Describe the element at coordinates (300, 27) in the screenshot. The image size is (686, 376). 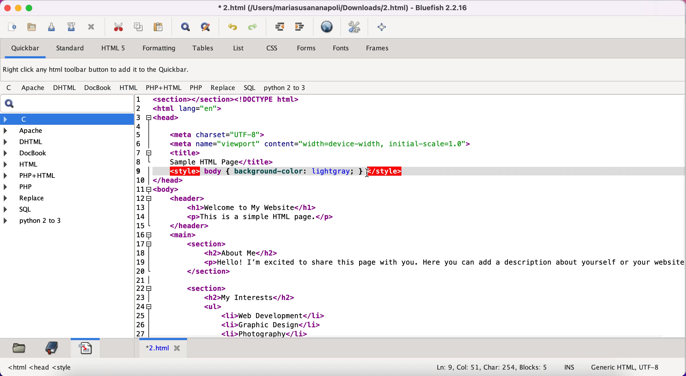
I see `unindent` at that location.